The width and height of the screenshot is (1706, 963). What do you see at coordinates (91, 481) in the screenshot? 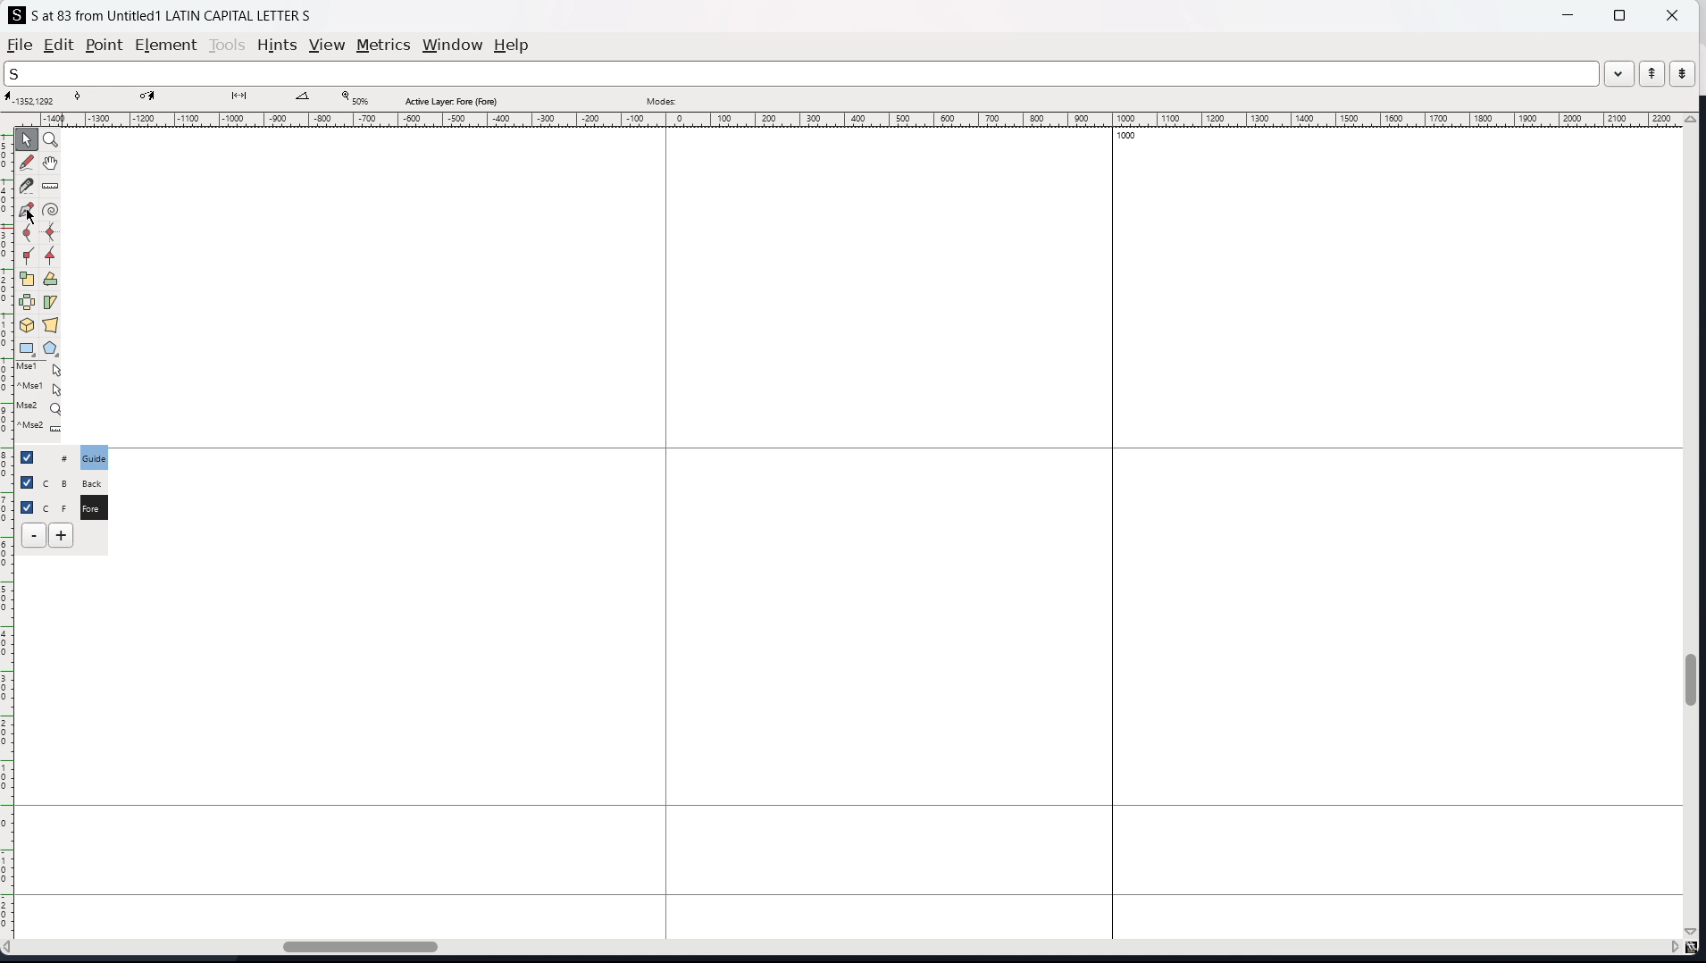
I see `C B Back` at bounding box center [91, 481].